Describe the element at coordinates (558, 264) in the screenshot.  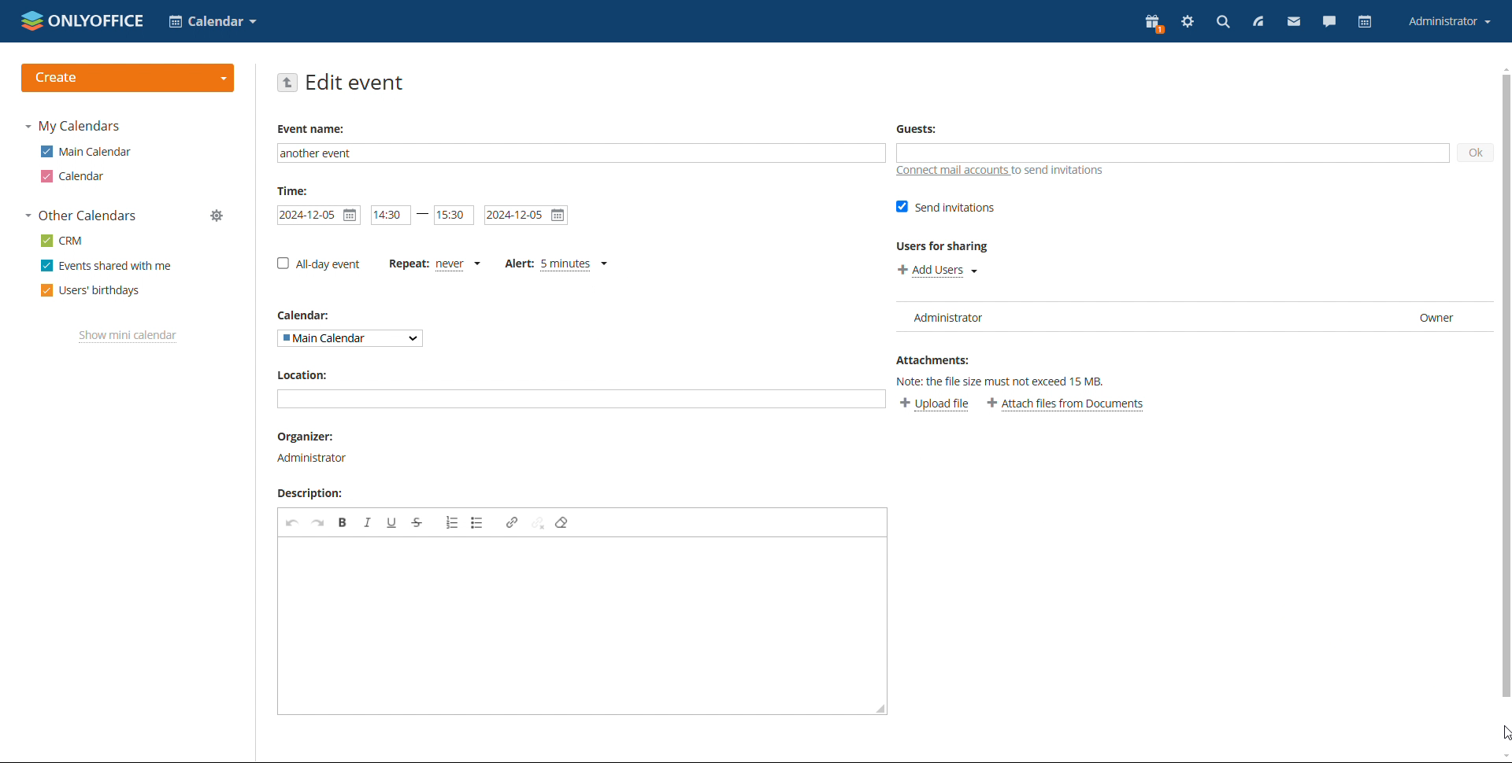
I see `set alert` at that location.